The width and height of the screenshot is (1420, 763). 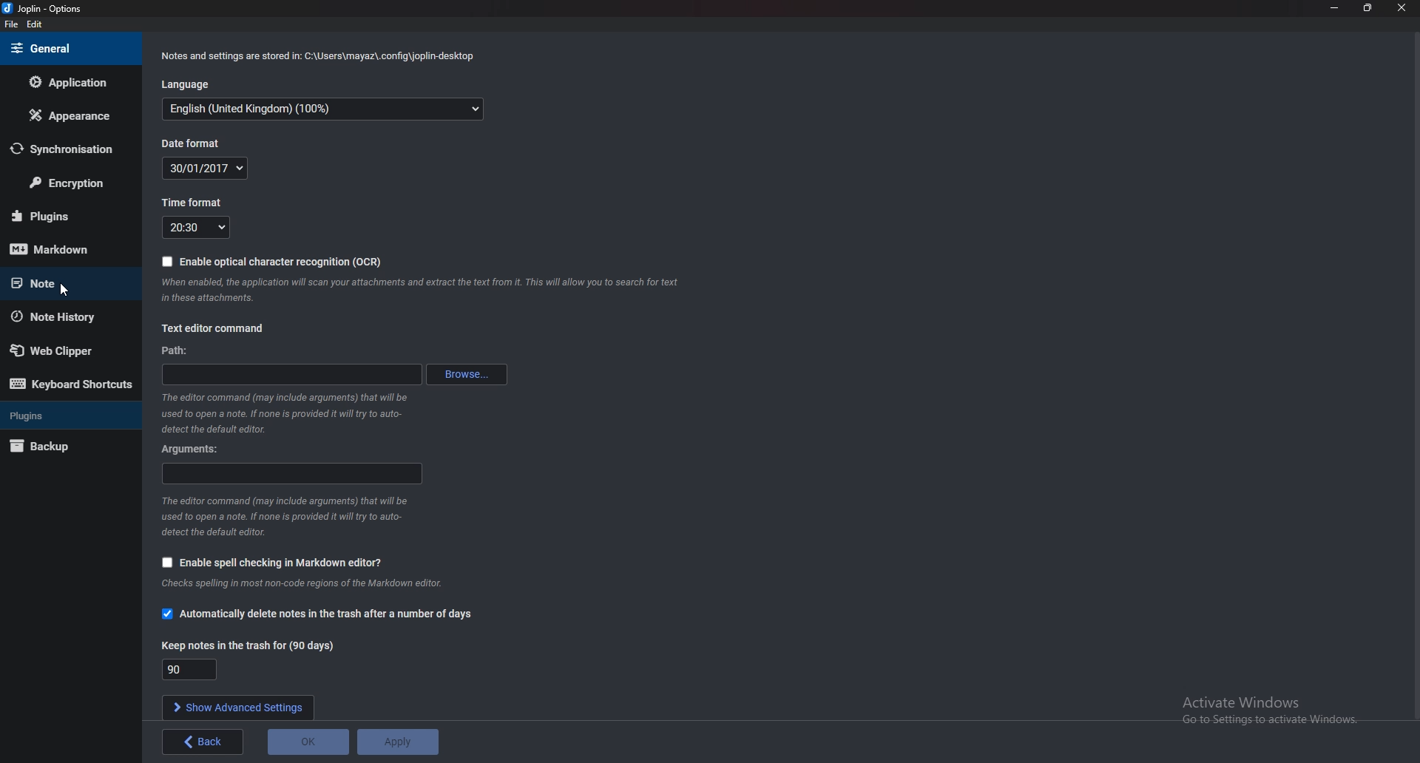 I want to click on Language, so click(x=198, y=83).